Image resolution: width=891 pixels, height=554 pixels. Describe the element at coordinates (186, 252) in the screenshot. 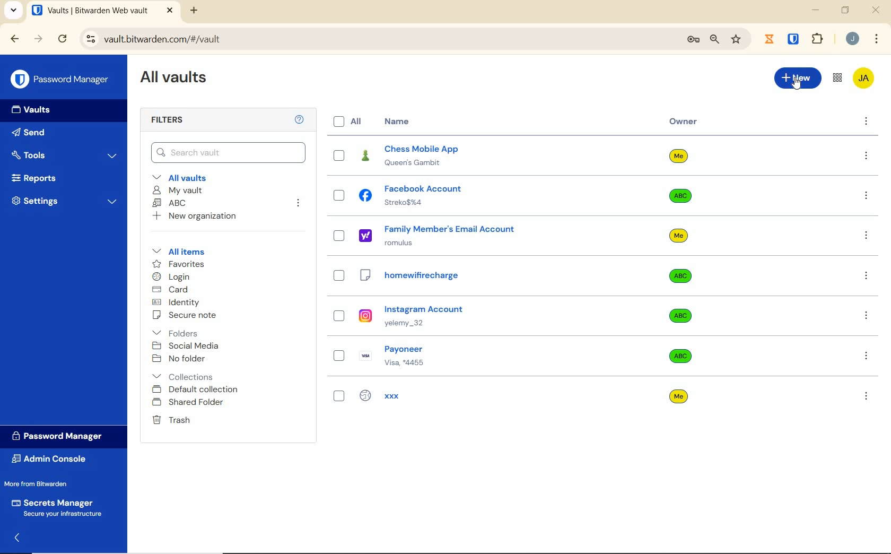

I see `All items` at that location.